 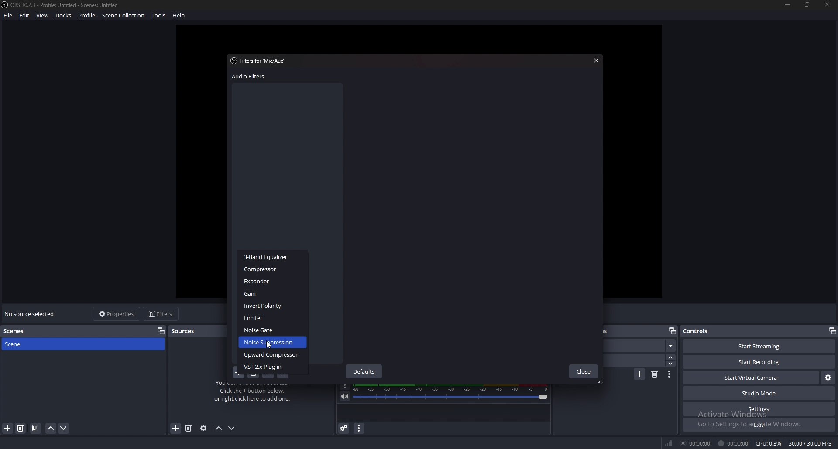 What do you see at coordinates (734, 443) in the screenshot?
I see `00:00:00` at bounding box center [734, 443].